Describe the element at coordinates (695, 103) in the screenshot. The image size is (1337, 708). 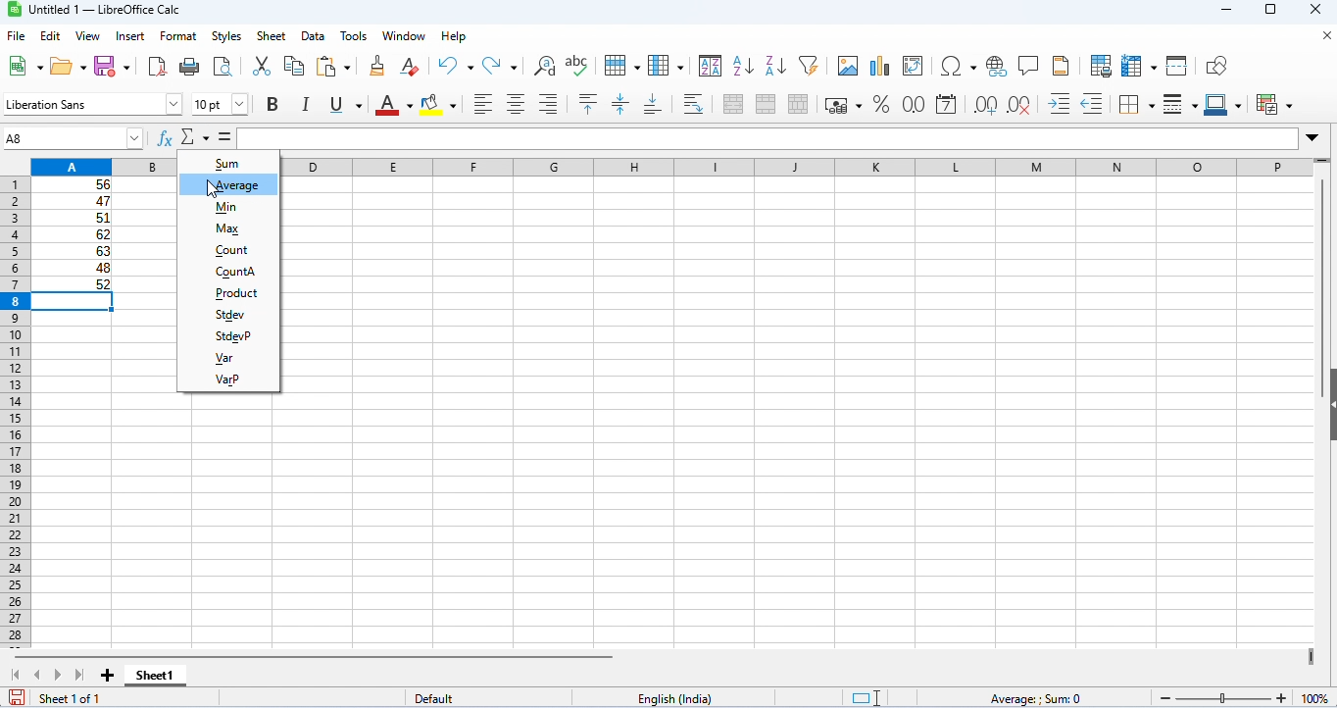
I see `wrap text` at that location.